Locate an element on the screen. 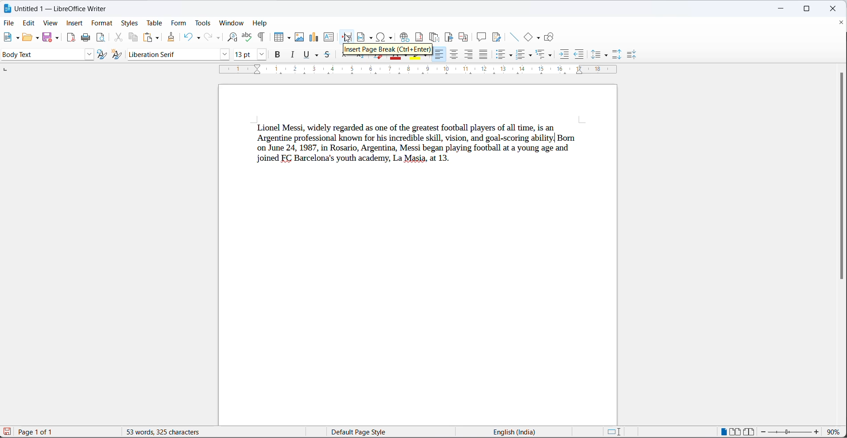  zoom percentage is located at coordinates (835, 431).